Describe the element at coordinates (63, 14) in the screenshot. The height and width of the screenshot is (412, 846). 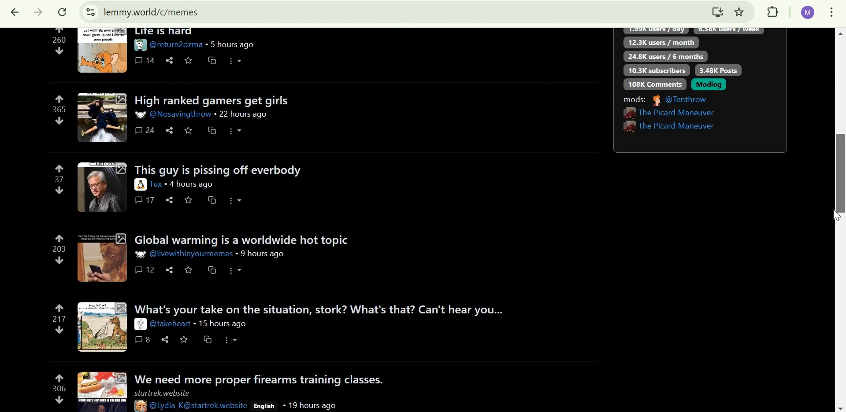
I see `reload this page` at that location.